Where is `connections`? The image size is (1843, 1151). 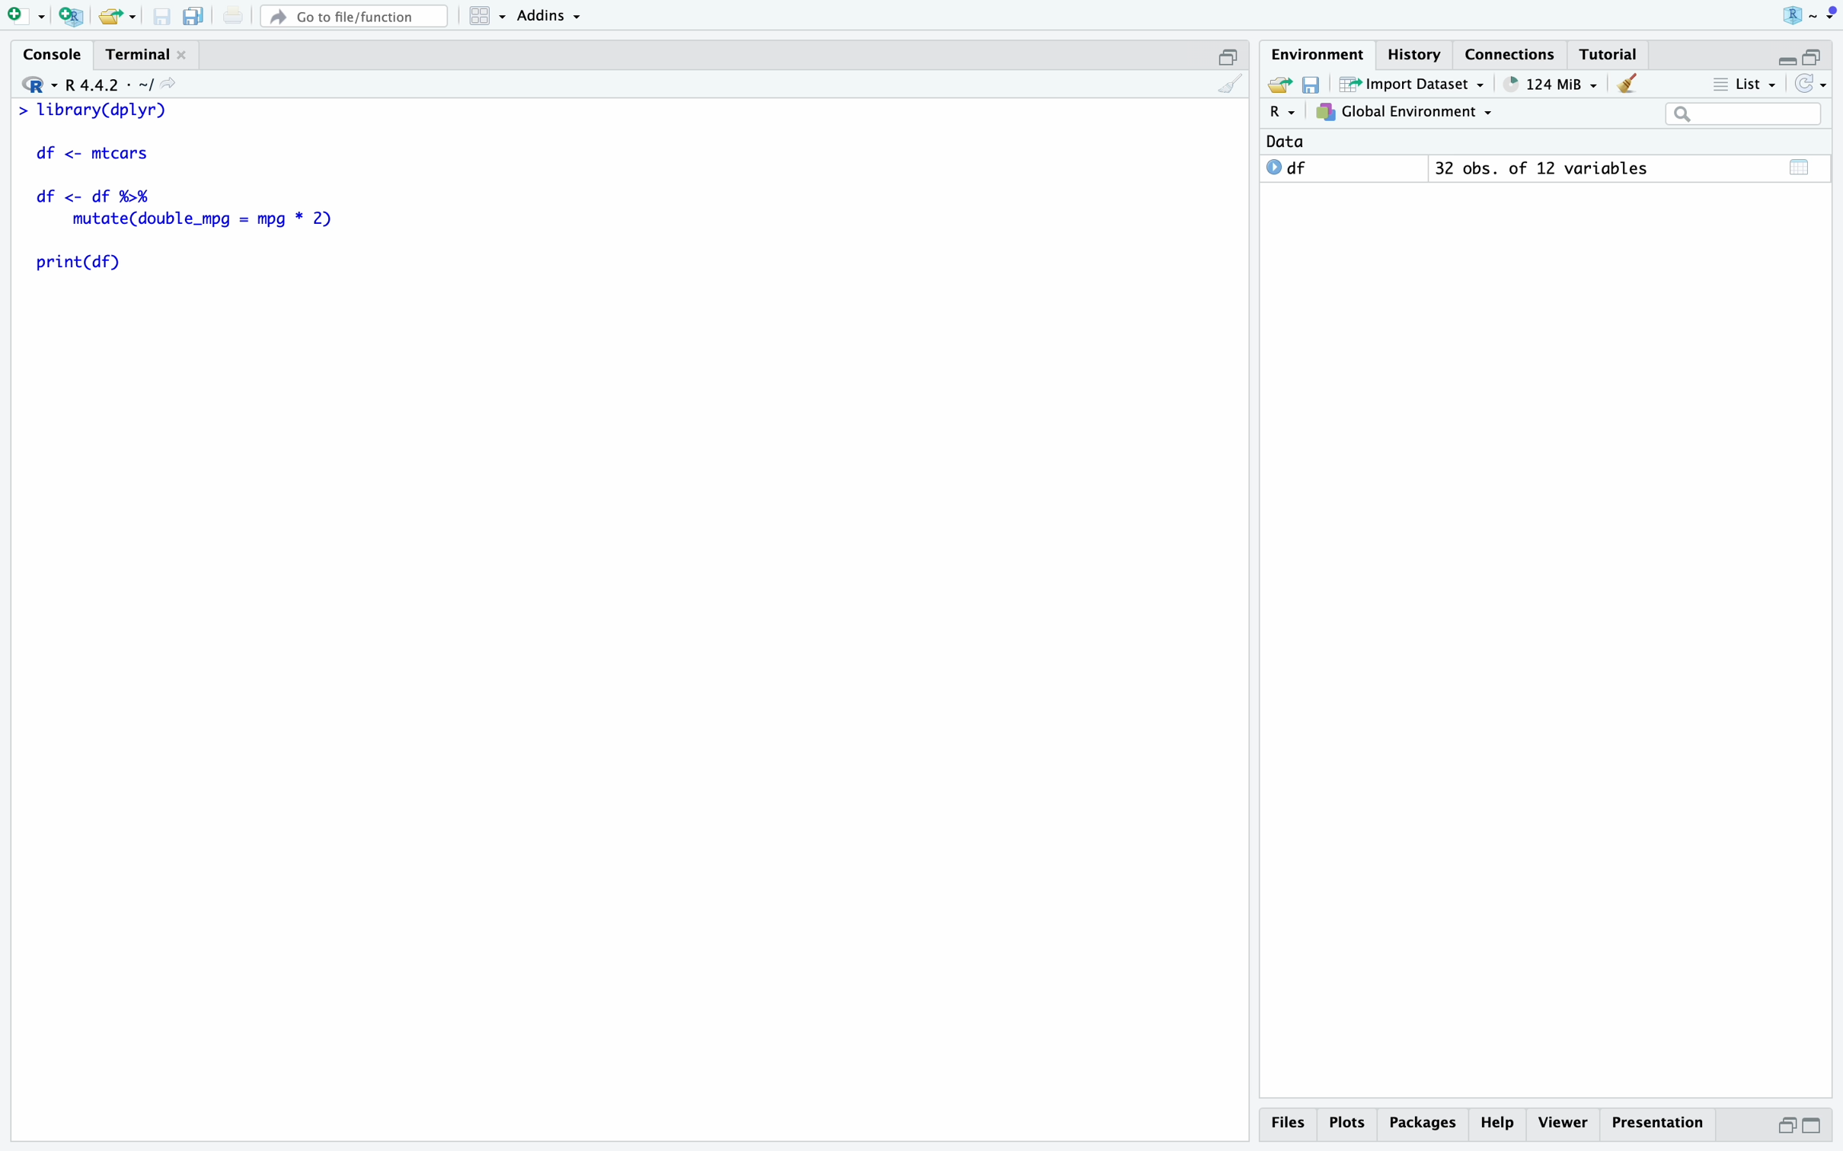
connections is located at coordinates (1512, 54).